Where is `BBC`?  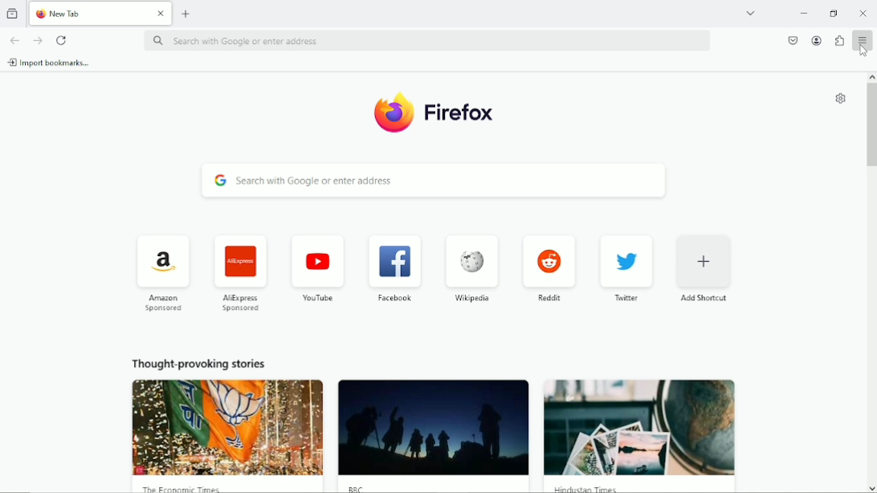
BBC is located at coordinates (358, 487).